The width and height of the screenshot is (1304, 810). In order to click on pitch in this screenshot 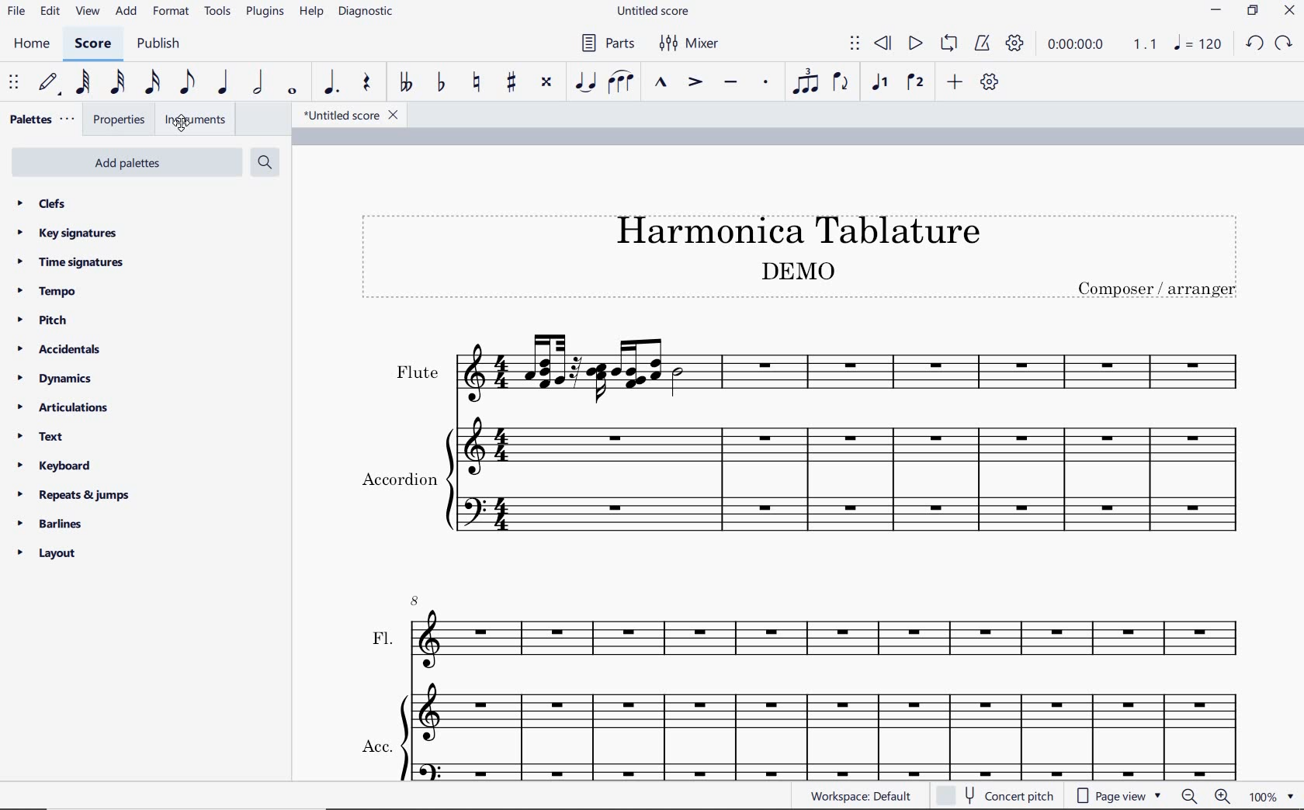, I will do `click(43, 320)`.